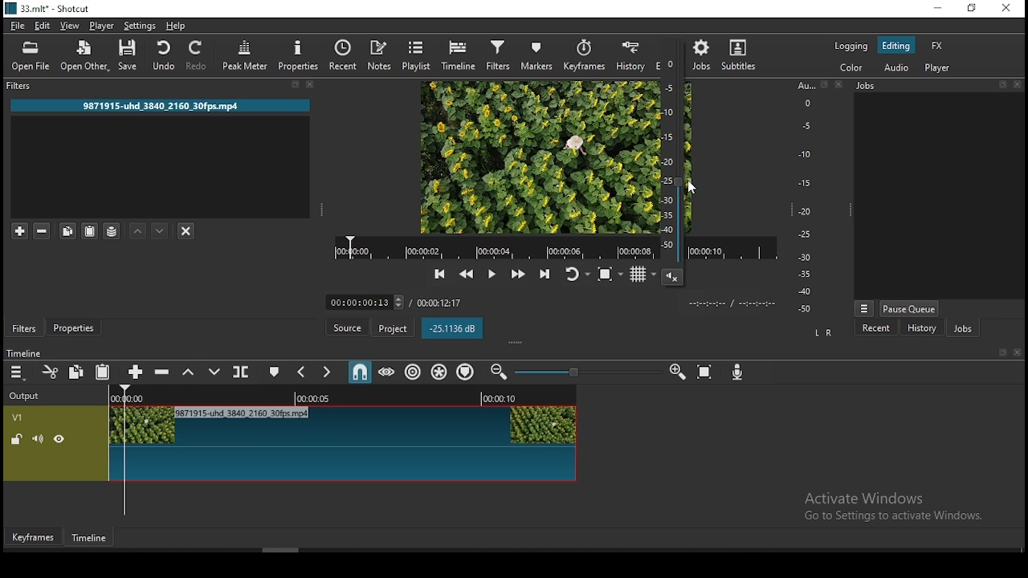 Image resolution: width=1028 pixels, height=578 pixels. Describe the element at coordinates (243, 372) in the screenshot. I see `split at playhead` at that location.